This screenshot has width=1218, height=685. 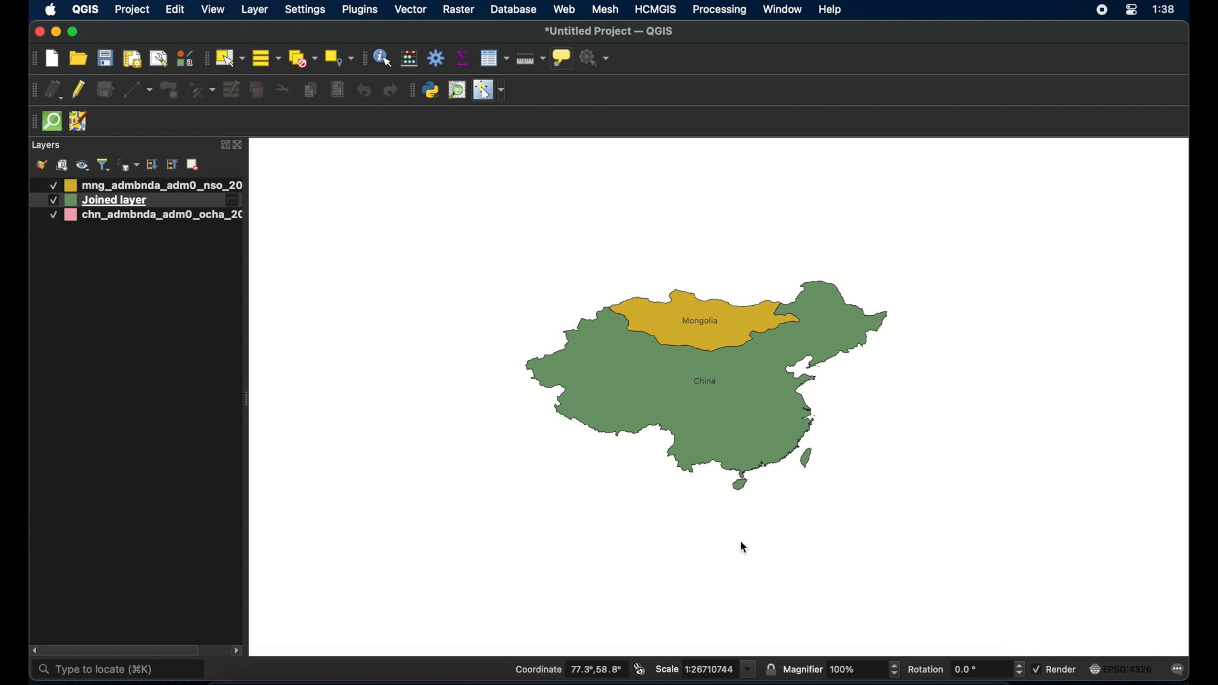 What do you see at coordinates (283, 89) in the screenshot?
I see `cut features` at bounding box center [283, 89].